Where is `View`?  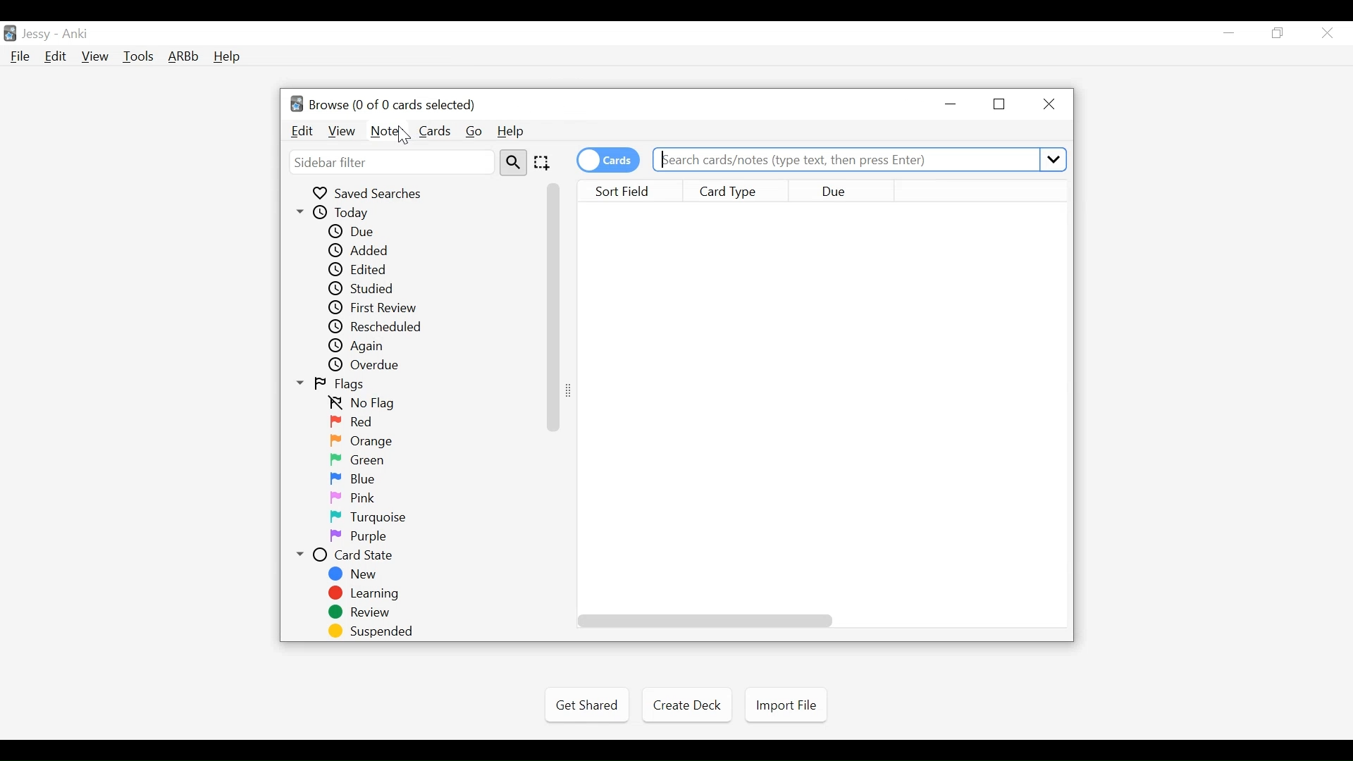
View is located at coordinates (343, 132).